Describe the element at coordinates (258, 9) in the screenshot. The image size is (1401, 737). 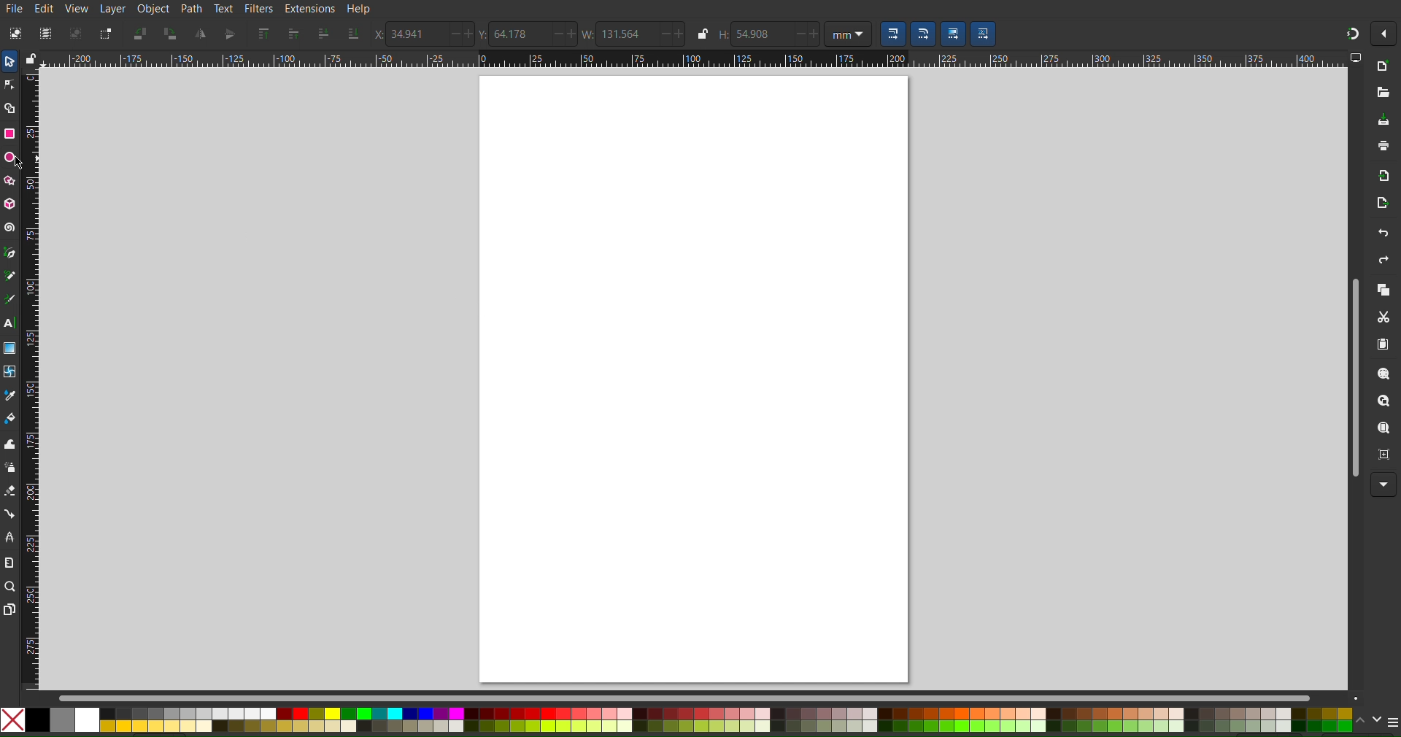
I see `Filters` at that location.